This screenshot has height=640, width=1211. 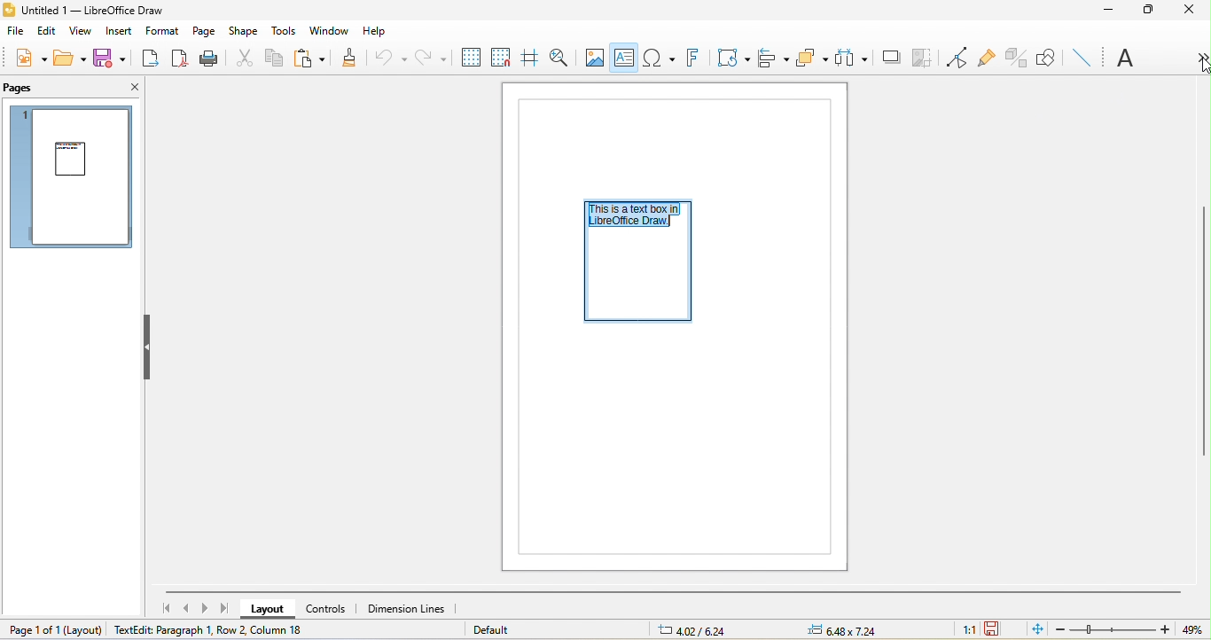 I want to click on help, so click(x=376, y=33).